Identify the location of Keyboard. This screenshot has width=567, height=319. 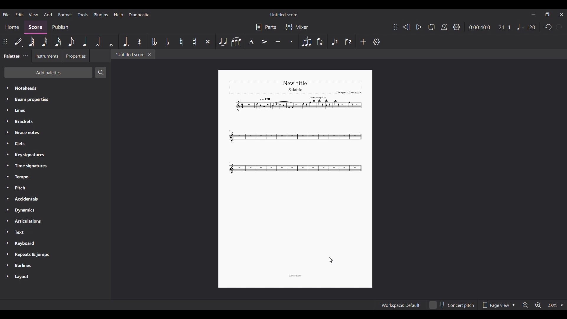
(56, 244).